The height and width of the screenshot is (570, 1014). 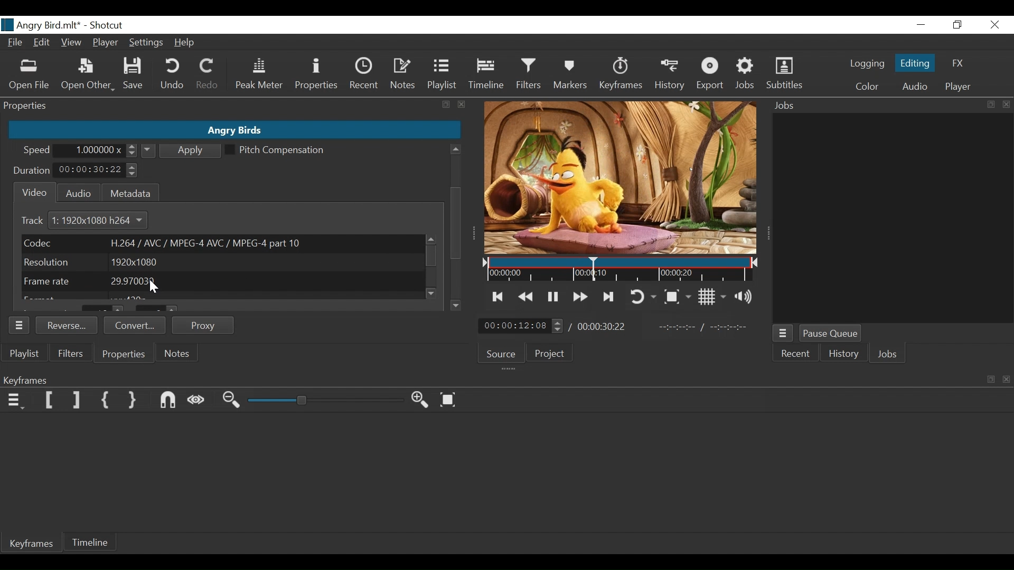 I want to click on Marker, so click(x=572, y=75).